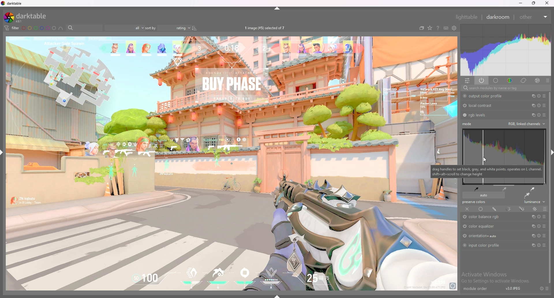  What do you see at coordinates (482, 105) in the screenshot?
I see `local contrast` at bounding box center [482, 105].